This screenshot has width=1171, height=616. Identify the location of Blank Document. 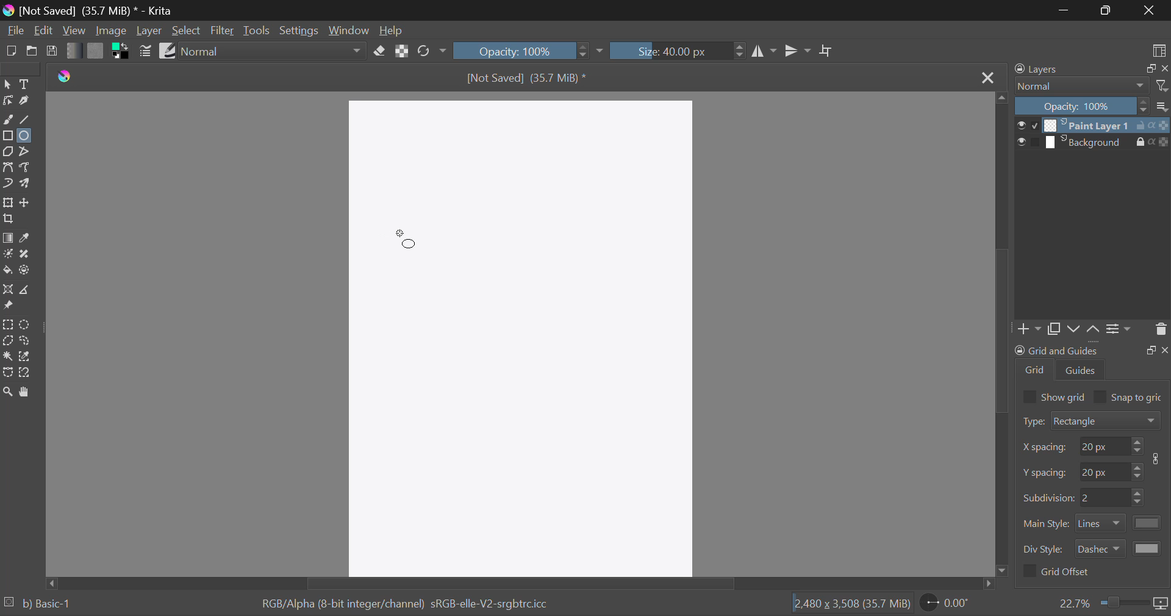
(520, 336).